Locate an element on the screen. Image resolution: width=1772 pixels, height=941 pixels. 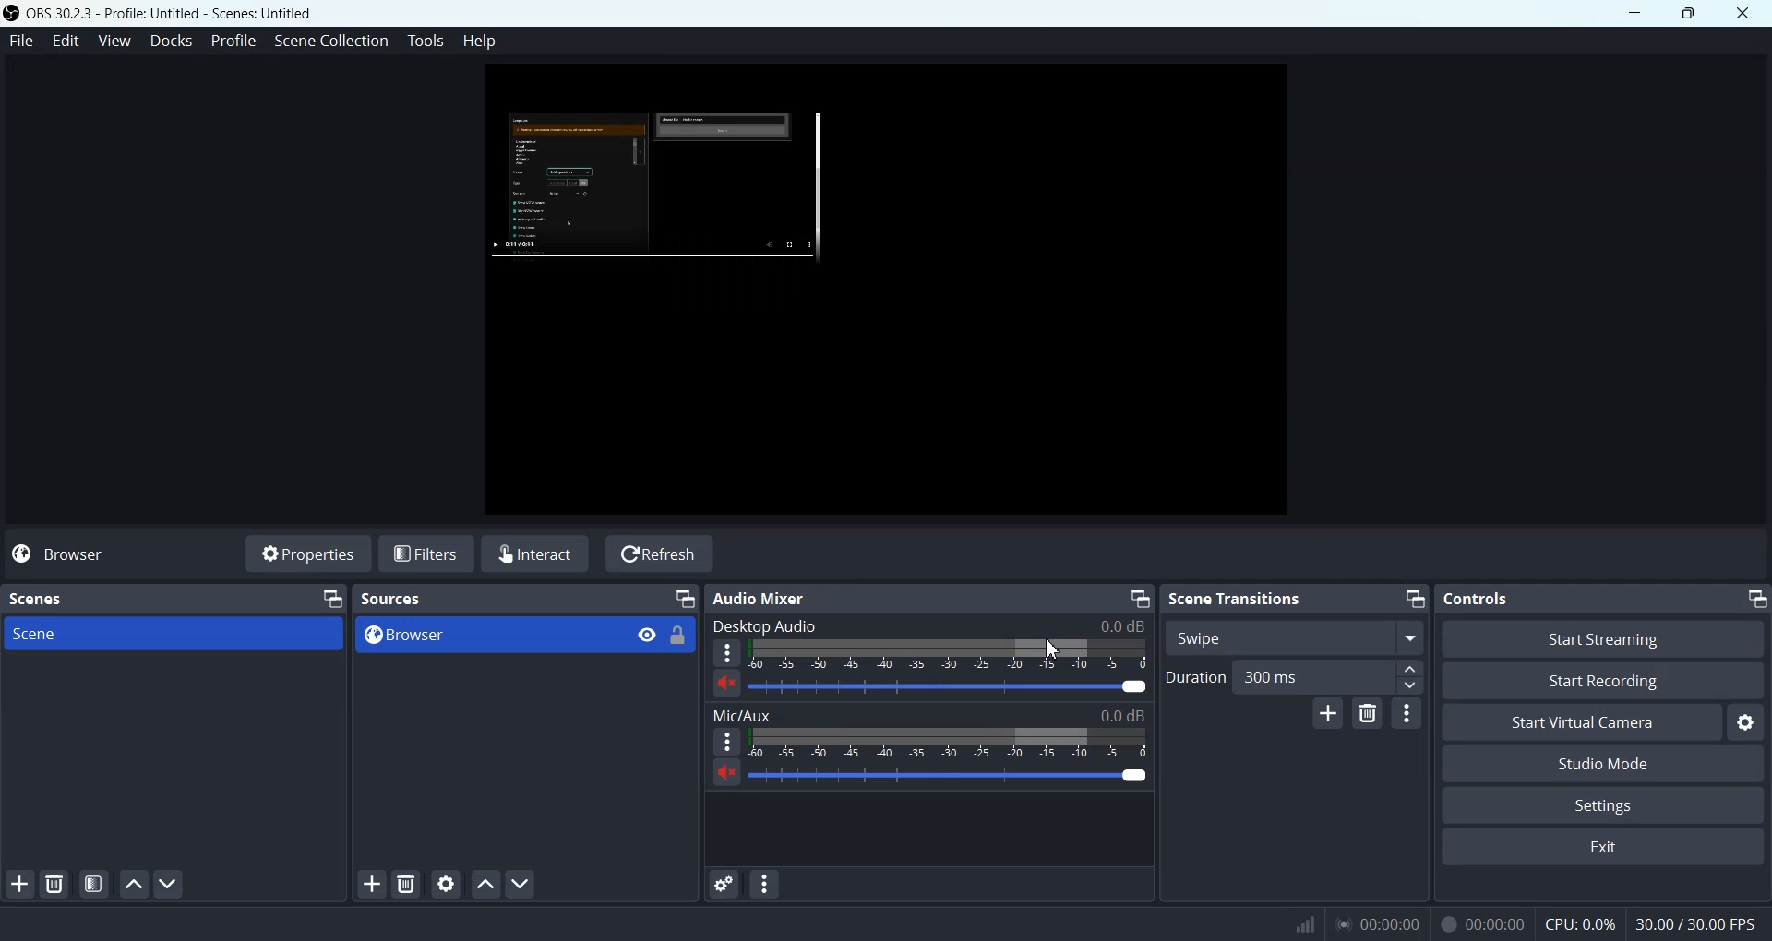
Mic/Aux is located at coordinates (930, 716).